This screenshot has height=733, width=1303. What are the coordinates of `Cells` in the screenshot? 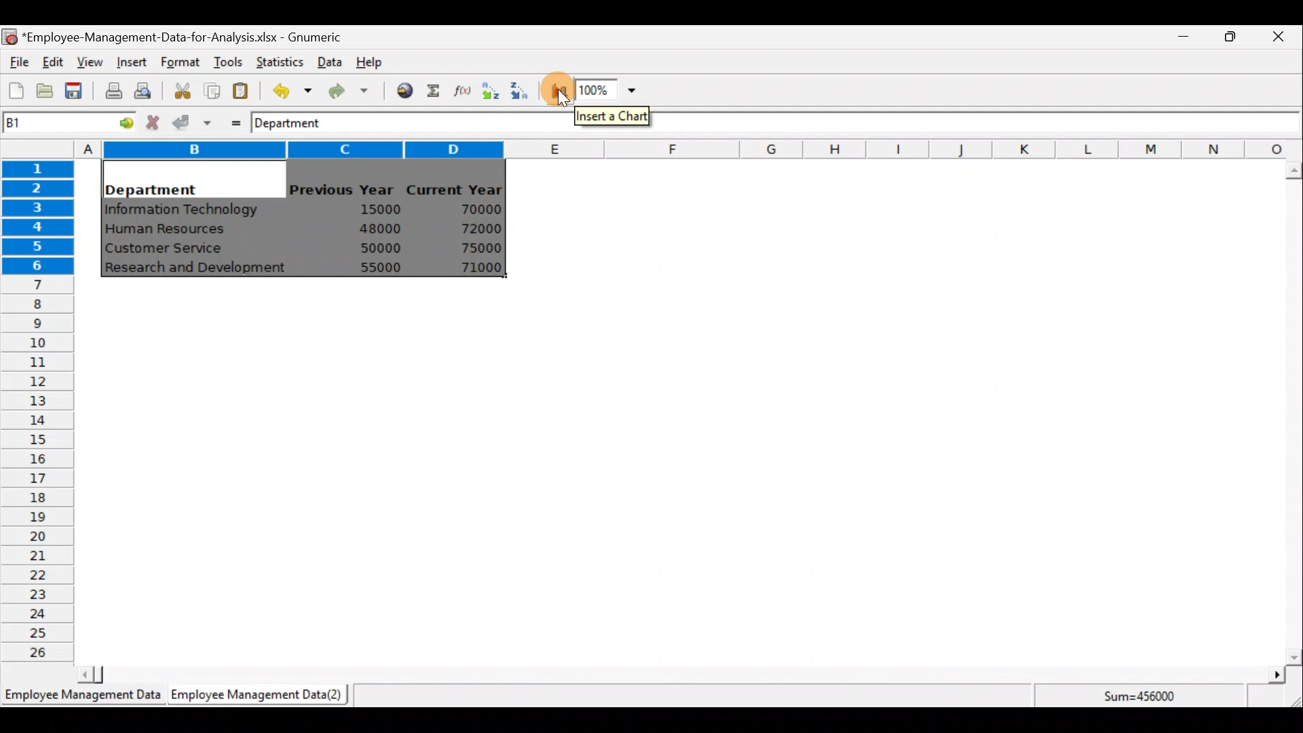 It's located at (681, 478).